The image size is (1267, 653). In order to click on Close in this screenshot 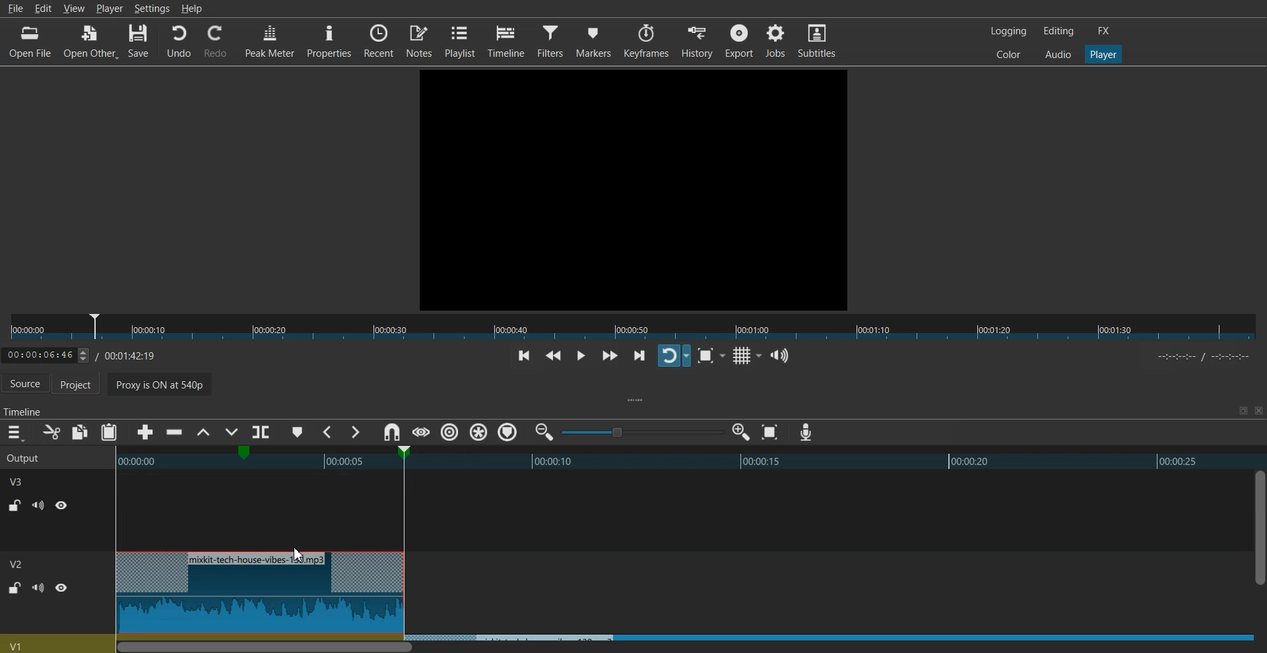, I will do `click(1257, 411)`.